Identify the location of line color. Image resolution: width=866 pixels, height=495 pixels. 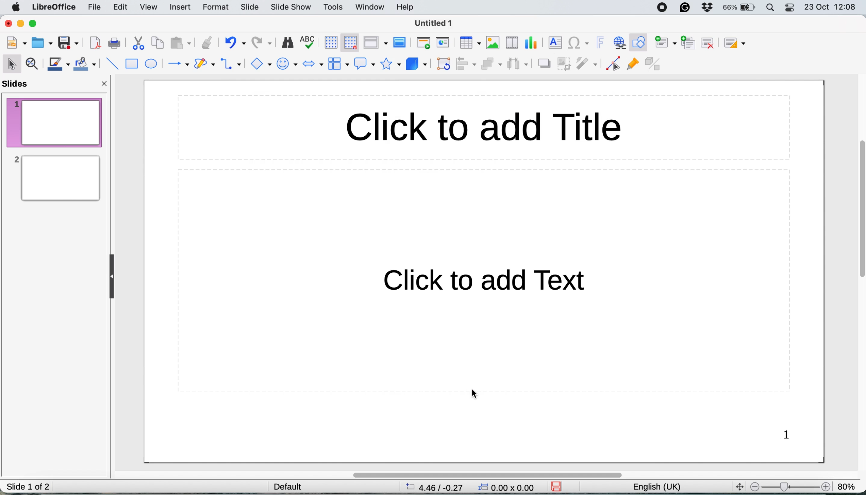
(59, 64).